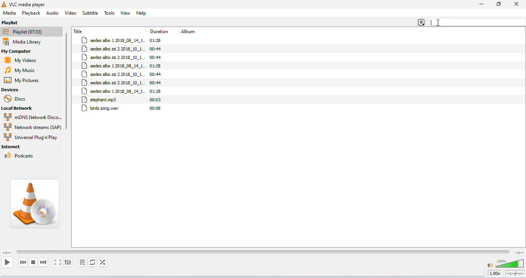  I want to click on 00:44, so click(156, 49).